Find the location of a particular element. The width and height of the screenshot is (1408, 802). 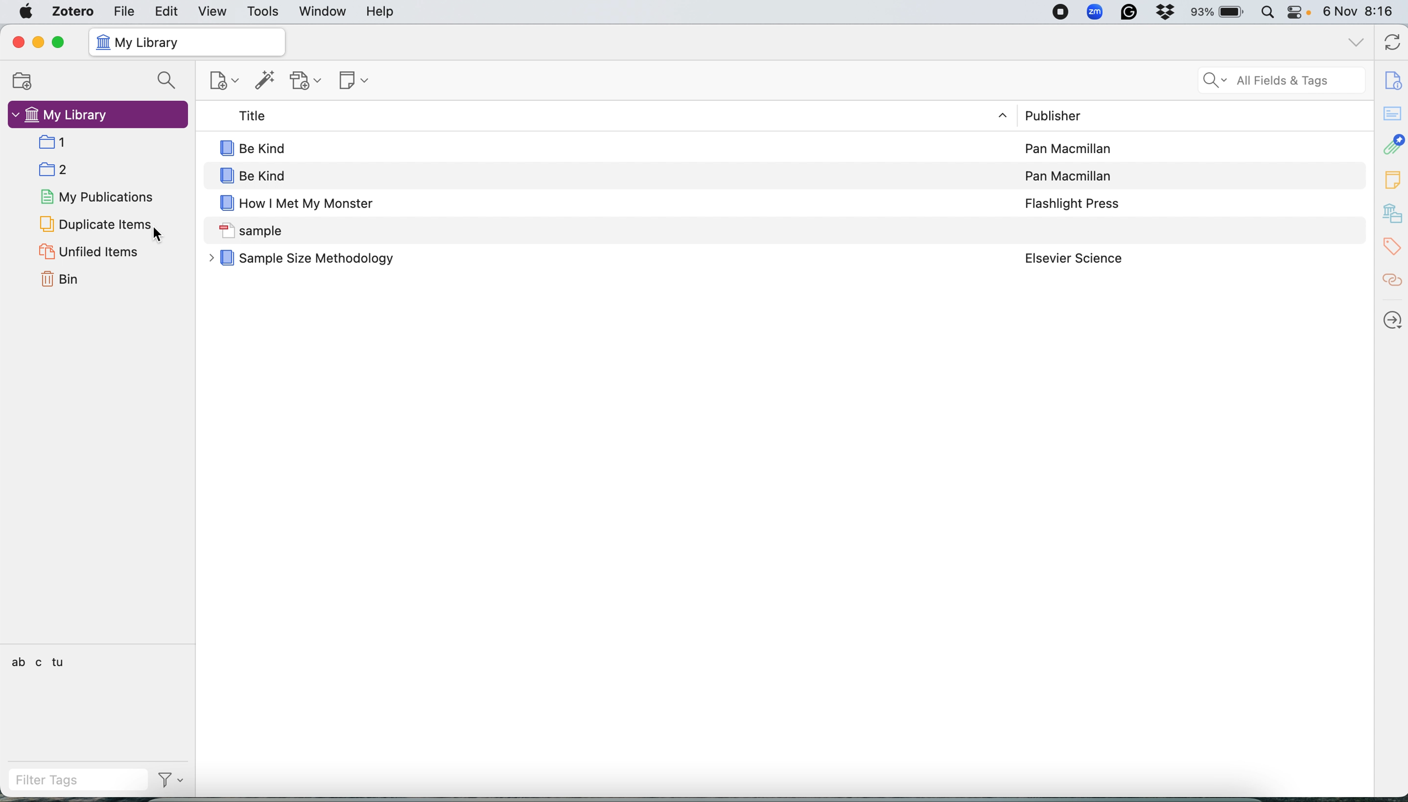

add item by portion is located at coordinates (268, 80).